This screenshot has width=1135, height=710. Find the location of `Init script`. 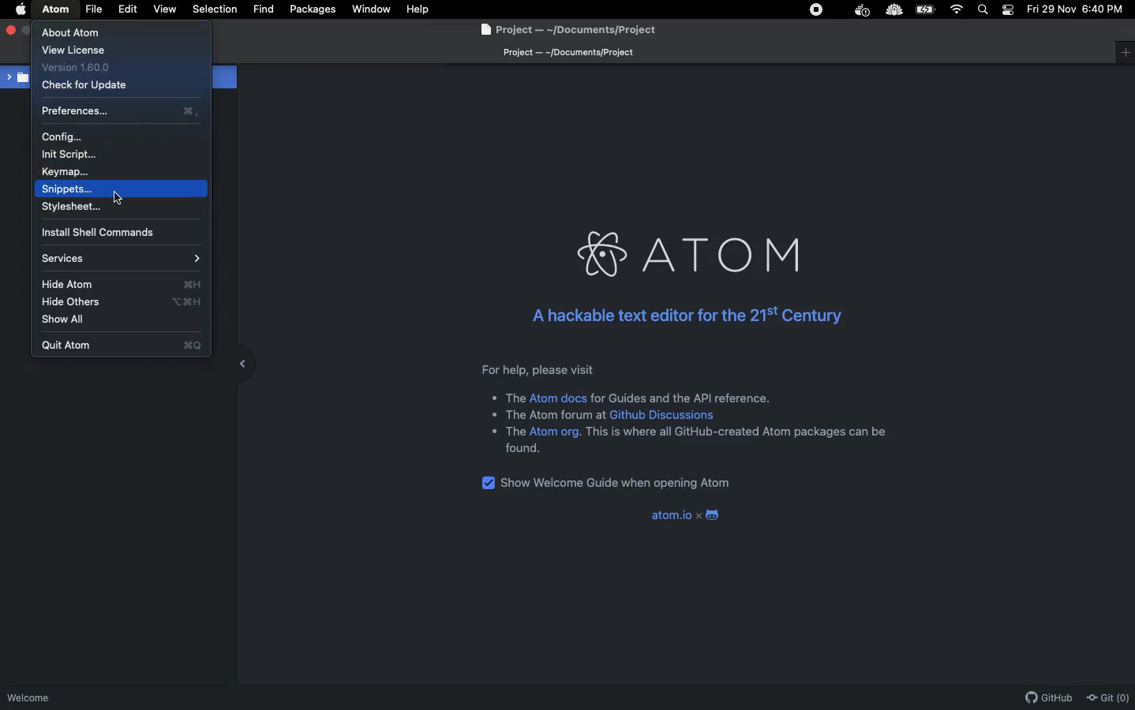

Init script is located at coordinates (73, 156).